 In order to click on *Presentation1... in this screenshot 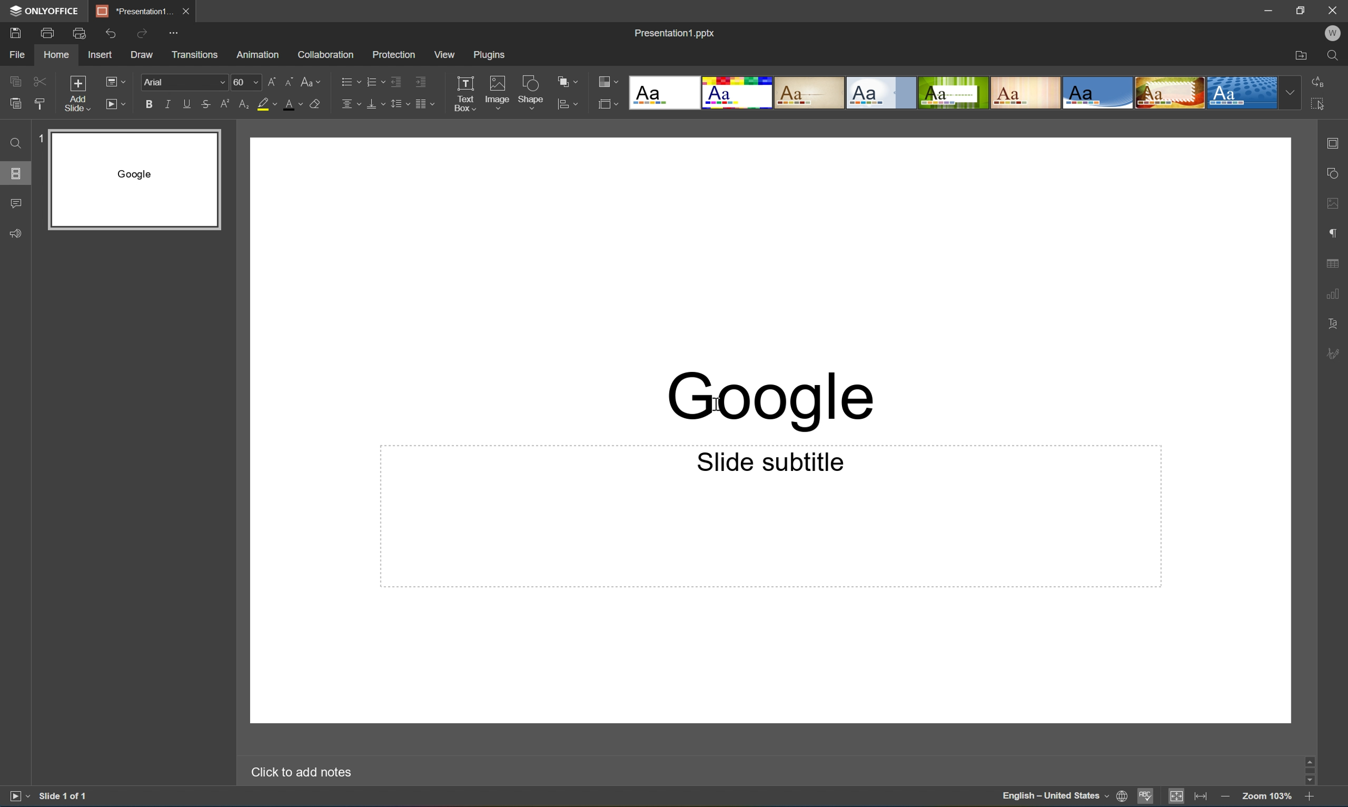, I will do `click(133, 9)`.